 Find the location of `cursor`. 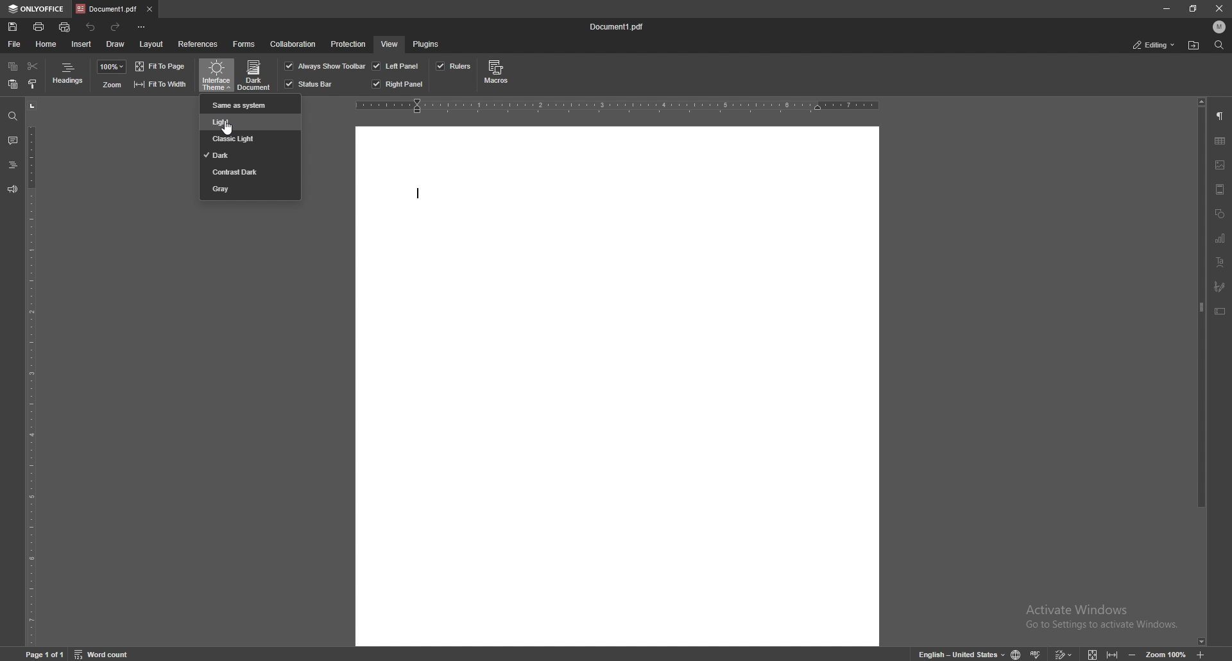

cursor is located at coordinates (227, 130).